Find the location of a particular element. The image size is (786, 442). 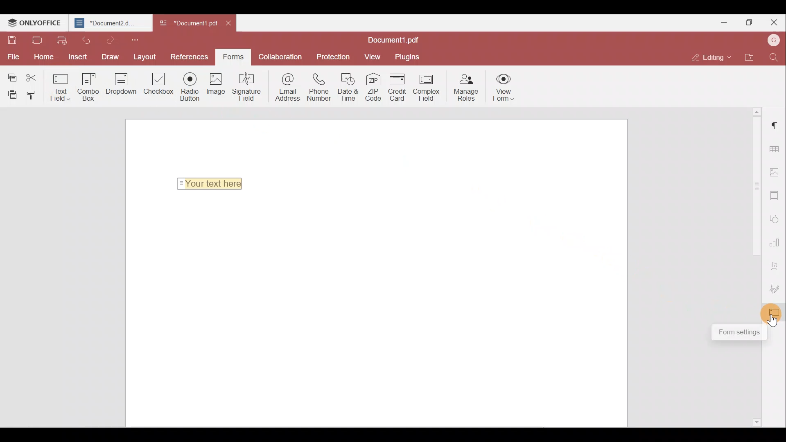

Open file location is located at coordinates (748, 56).